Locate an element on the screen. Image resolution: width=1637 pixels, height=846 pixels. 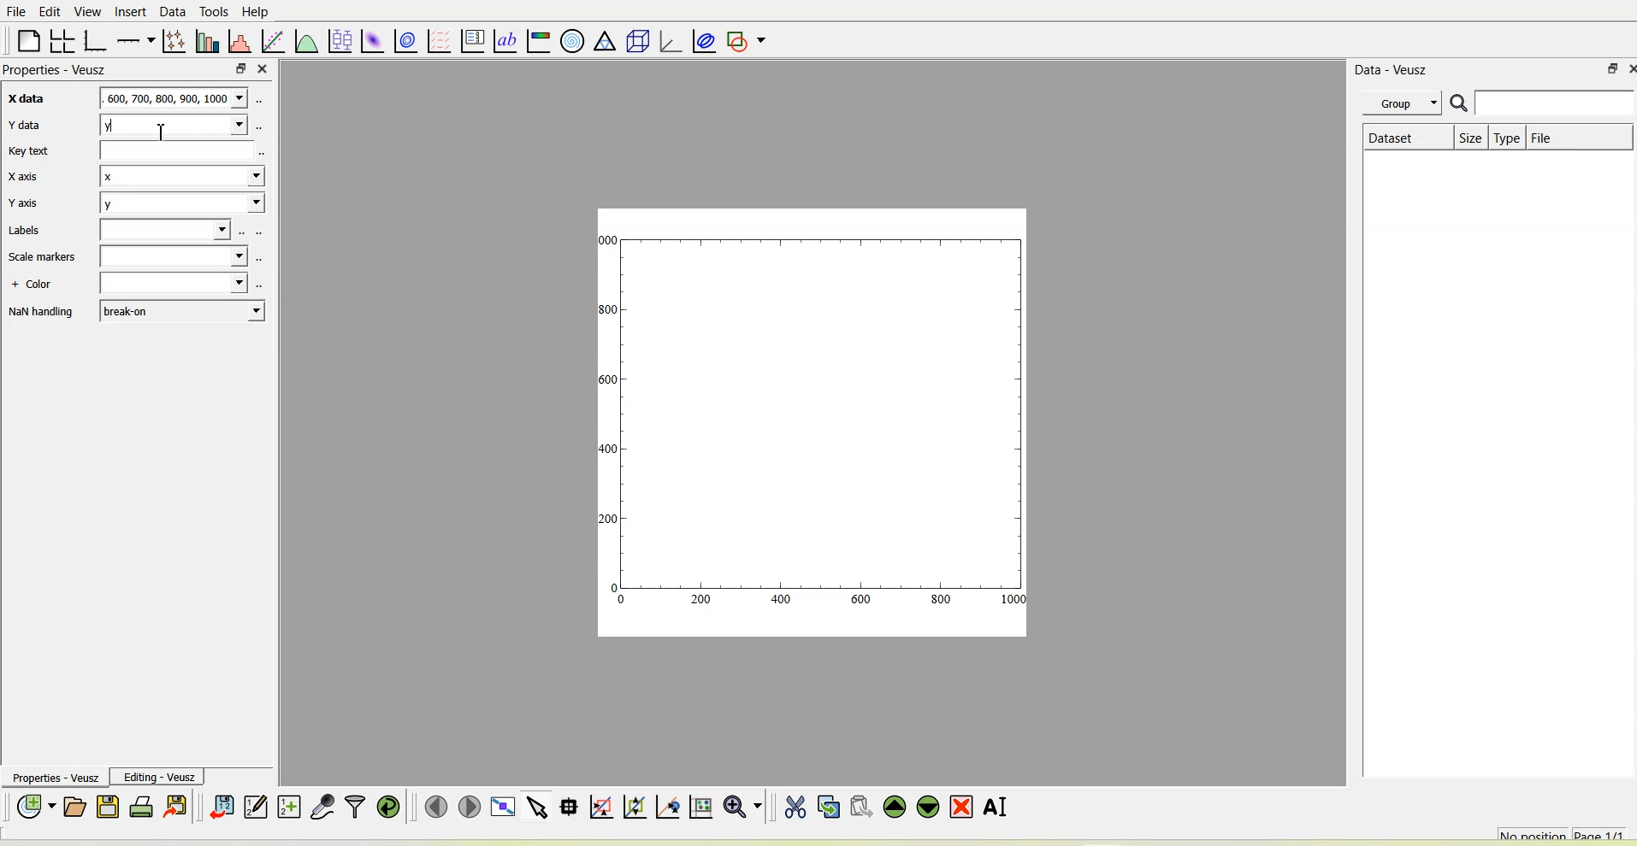
close is located at coordinates (1627, 68).